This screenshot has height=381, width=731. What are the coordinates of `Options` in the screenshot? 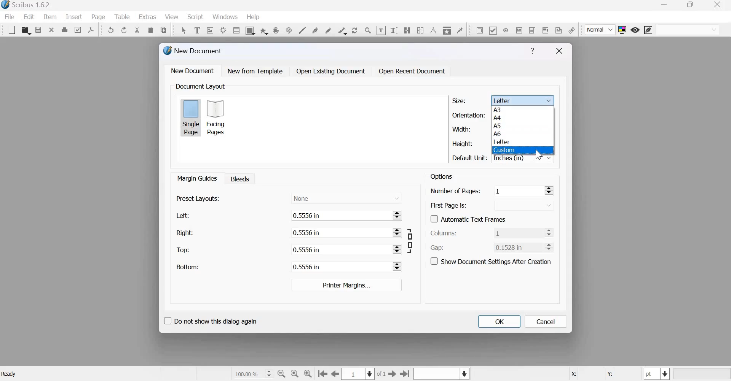 It's located at (440, 176).